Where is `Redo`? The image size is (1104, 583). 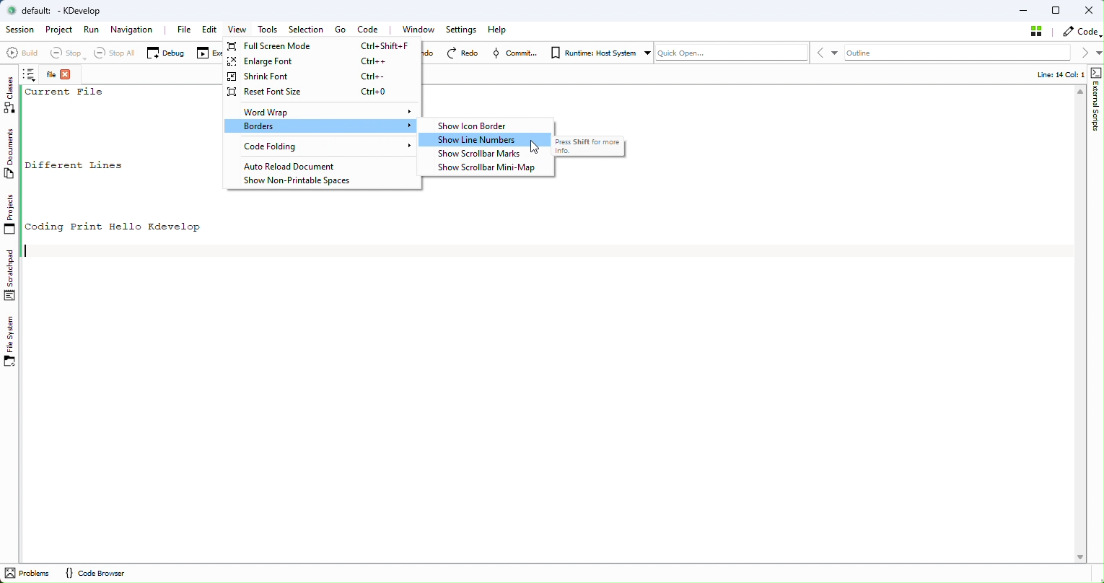 Redo is located at coordinates (465, 53).